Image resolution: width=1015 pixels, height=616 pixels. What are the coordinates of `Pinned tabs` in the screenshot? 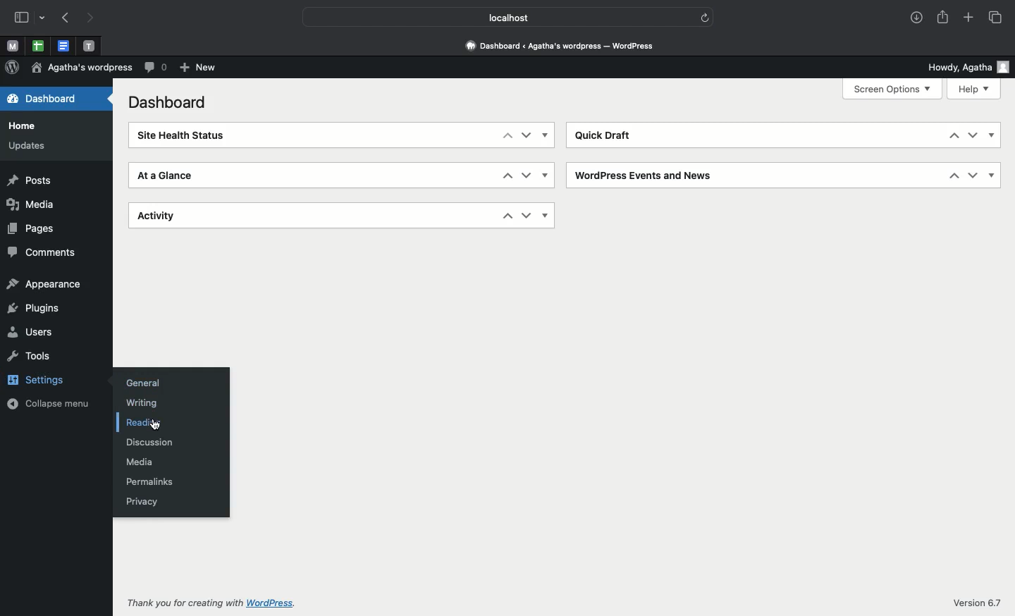 It's located at (37, 46).